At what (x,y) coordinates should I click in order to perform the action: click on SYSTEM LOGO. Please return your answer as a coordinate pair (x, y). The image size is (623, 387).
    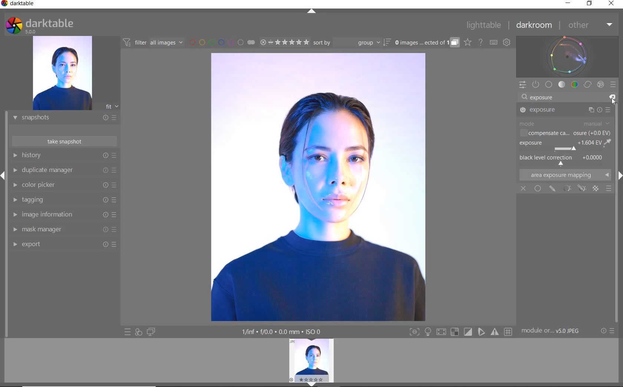
    Looking at the image, I should click on (39, 26).